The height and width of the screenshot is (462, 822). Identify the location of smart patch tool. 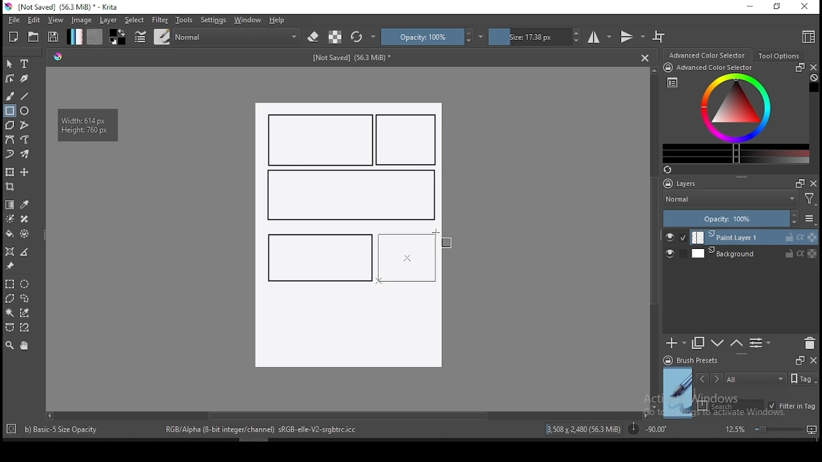
(24, 219).